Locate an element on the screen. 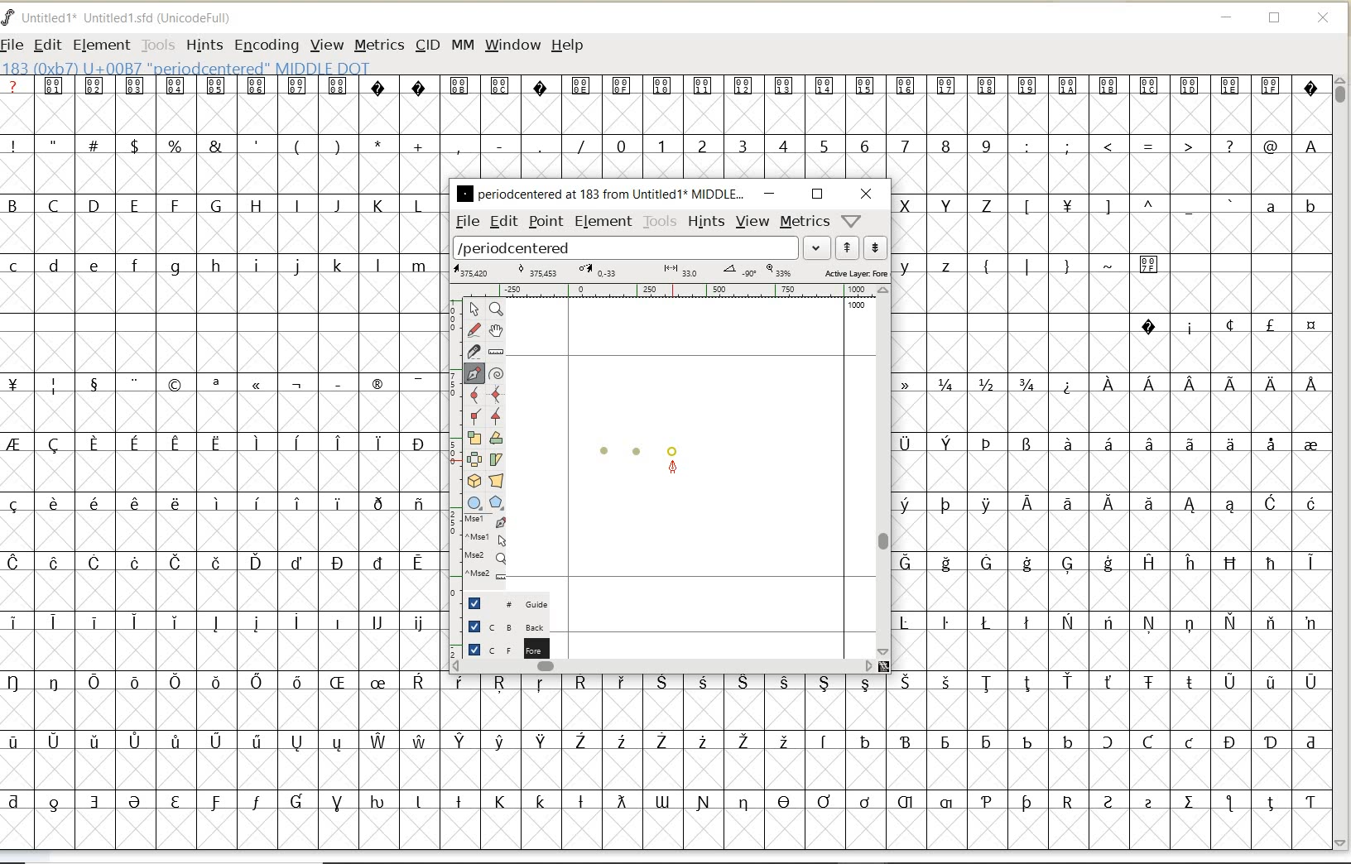  active layer is located at coordinates (669, 272).